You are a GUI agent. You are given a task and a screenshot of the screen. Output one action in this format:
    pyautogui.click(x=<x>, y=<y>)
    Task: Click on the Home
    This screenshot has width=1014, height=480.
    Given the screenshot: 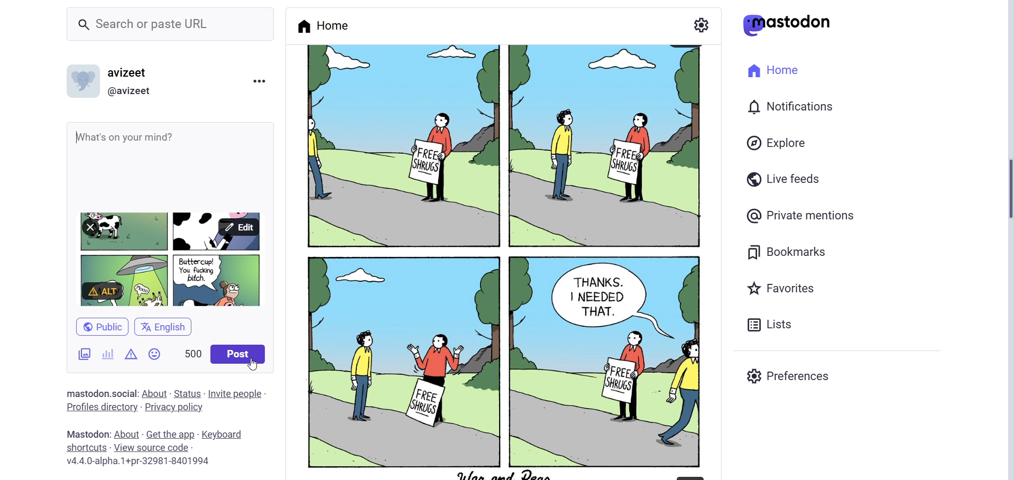 What is the action you would take?
    pyautogui.click(x=775, y=72)
    